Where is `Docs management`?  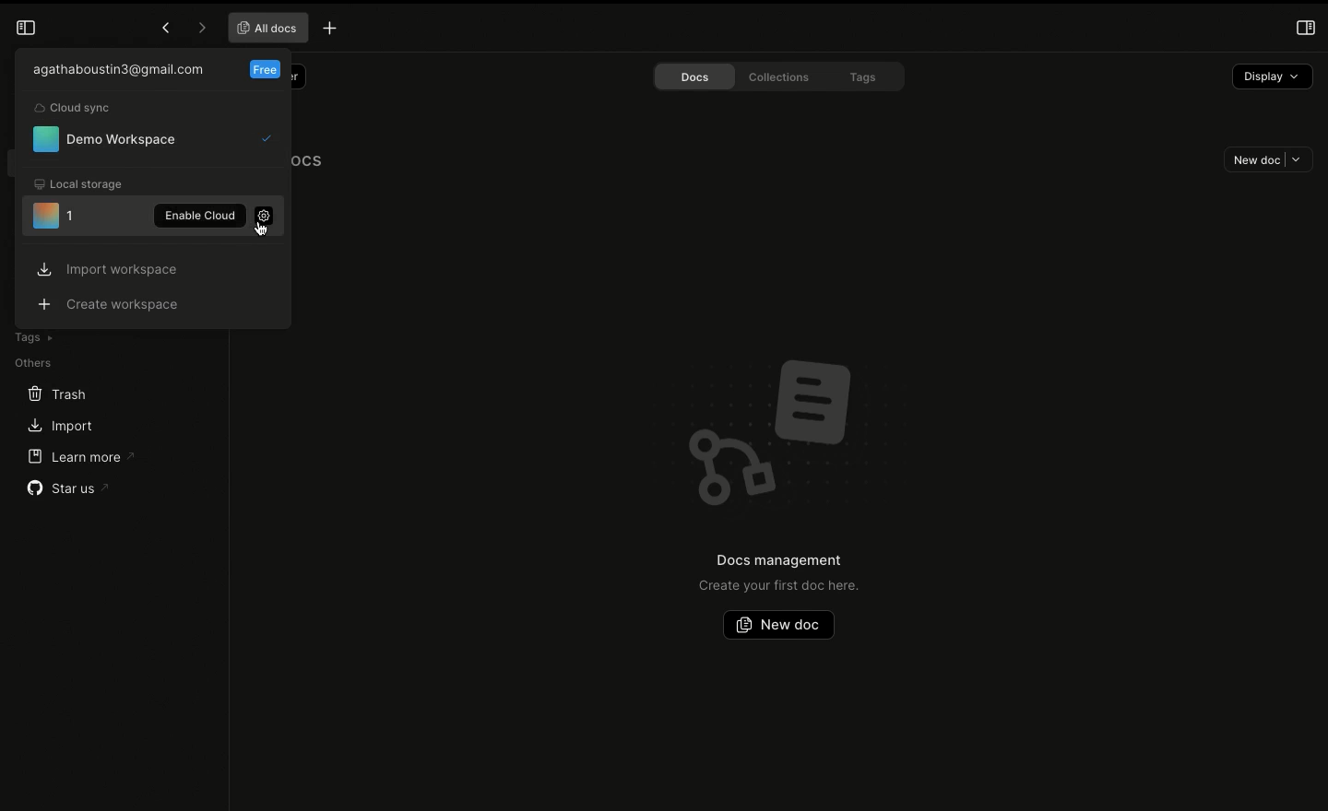 Docs management is located at coordinates (777, 560).